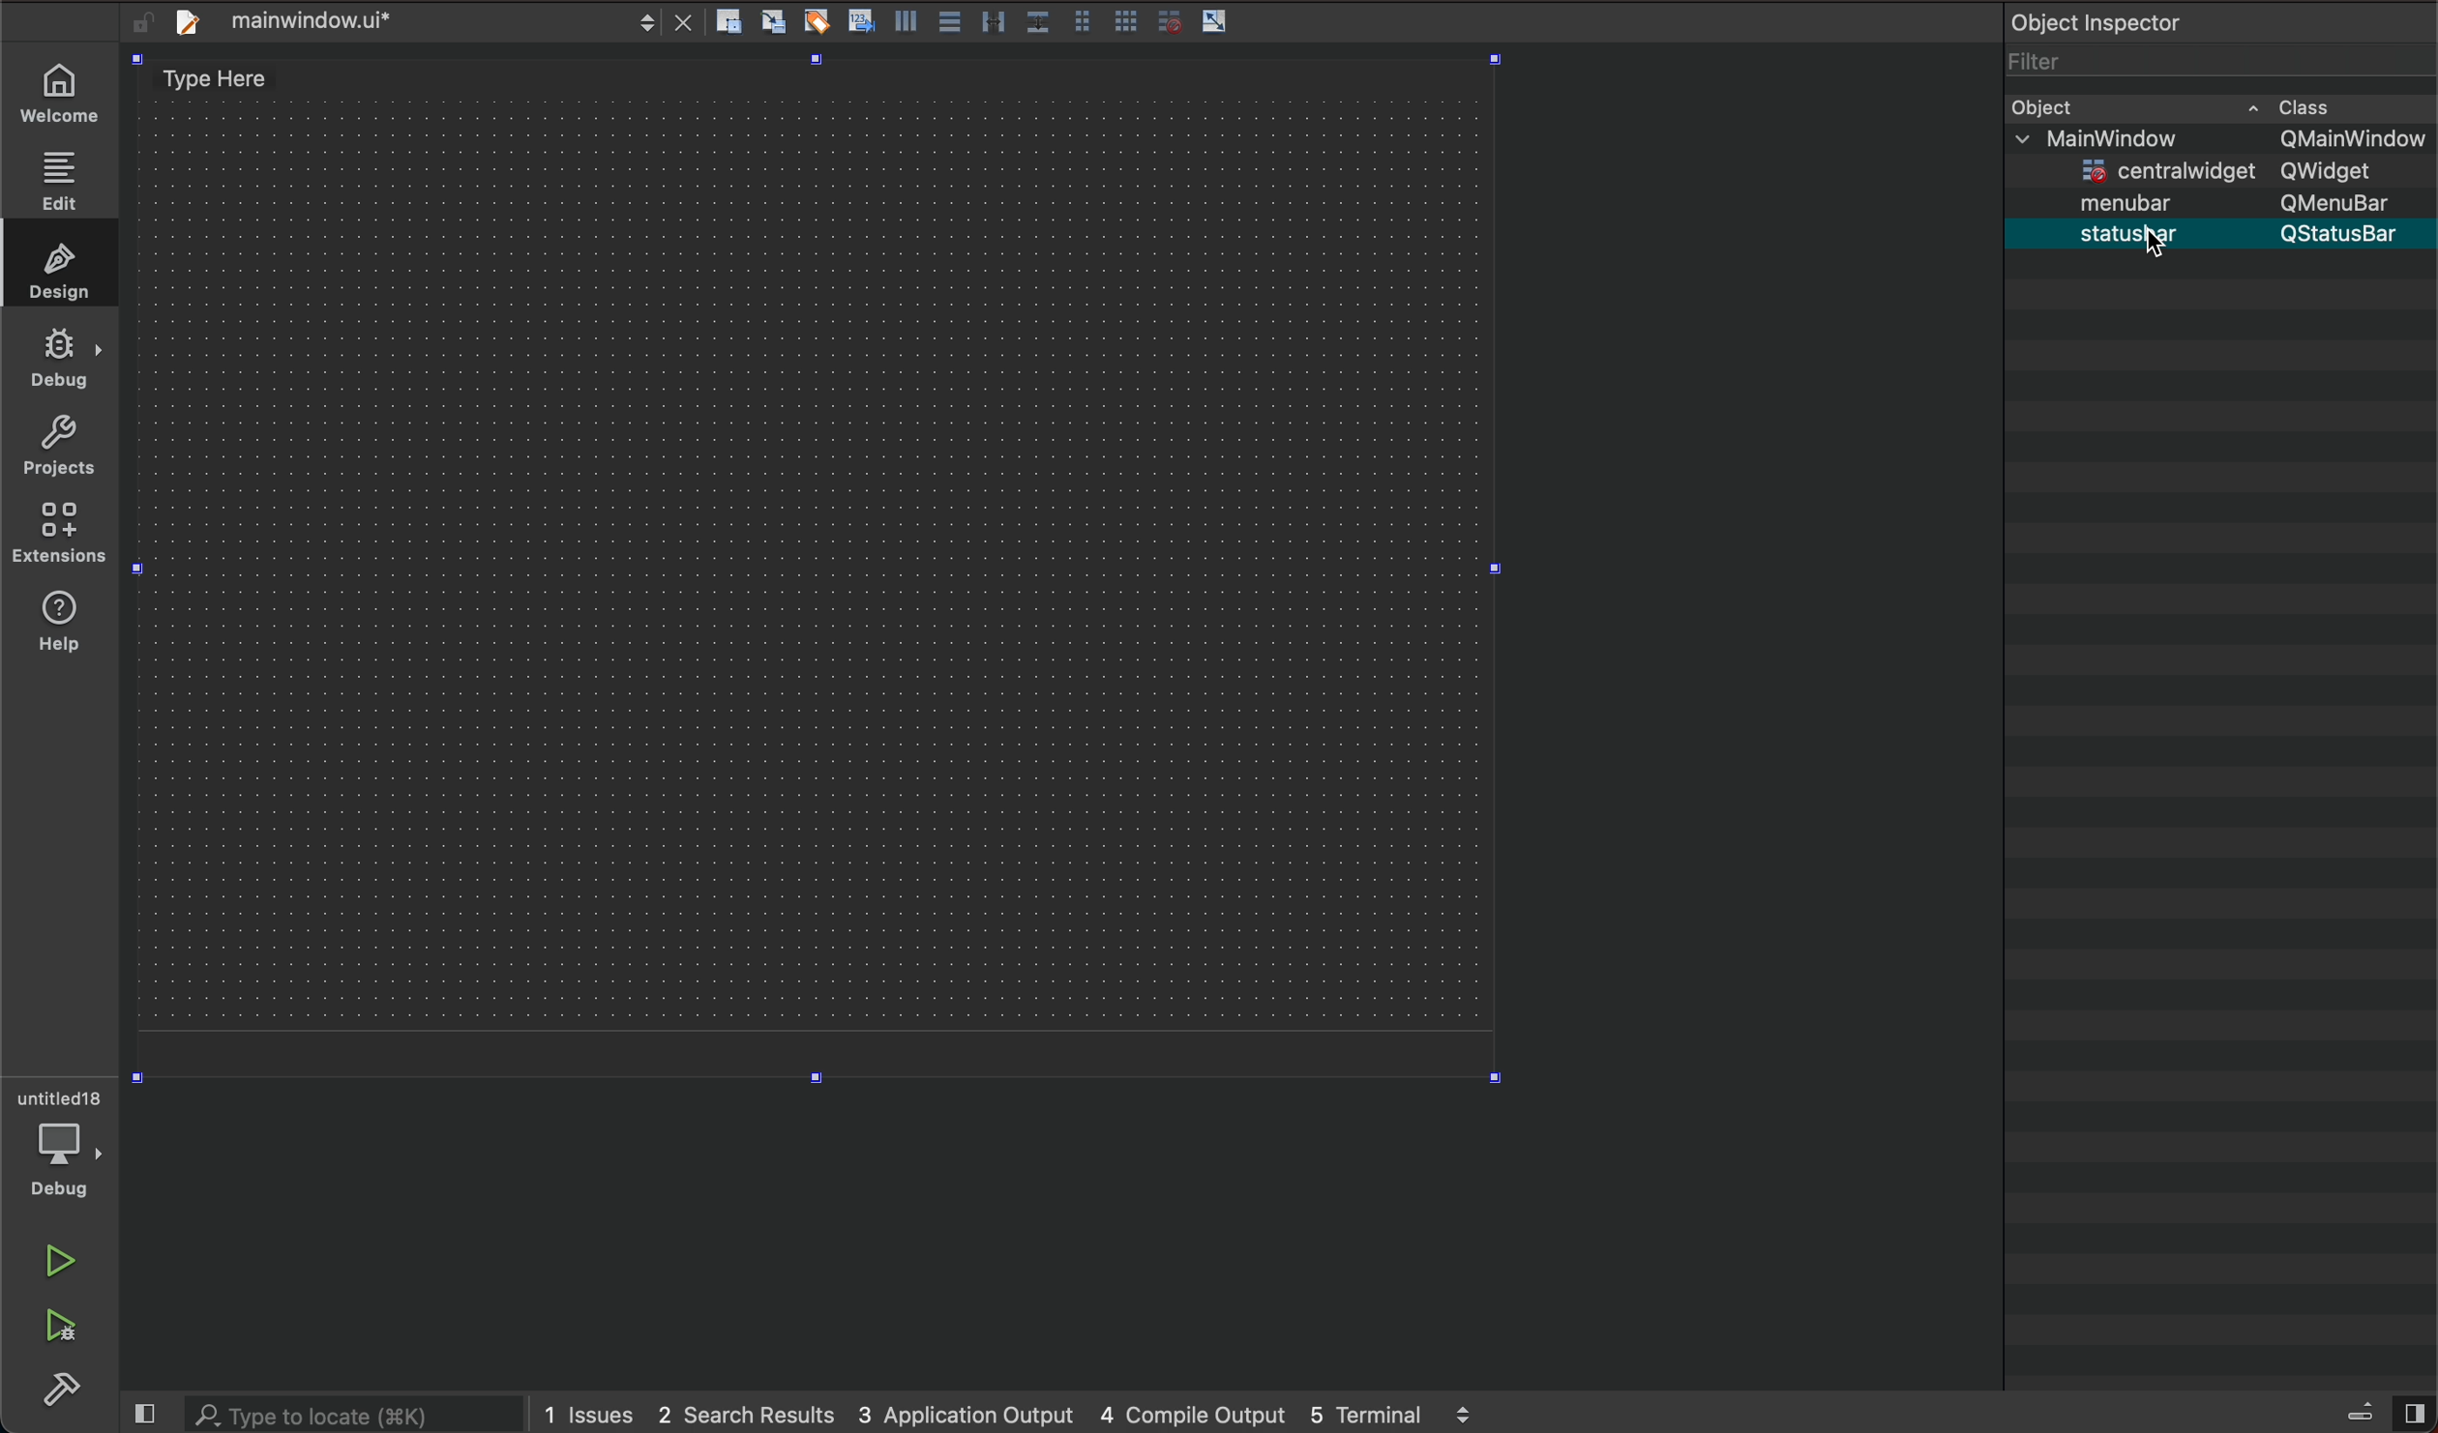 Image resolution: width=2438 pixels, height=1433 pixels. Describe the element at coordinates (62, 1163) in the screenshot. I see `debug` at that location.